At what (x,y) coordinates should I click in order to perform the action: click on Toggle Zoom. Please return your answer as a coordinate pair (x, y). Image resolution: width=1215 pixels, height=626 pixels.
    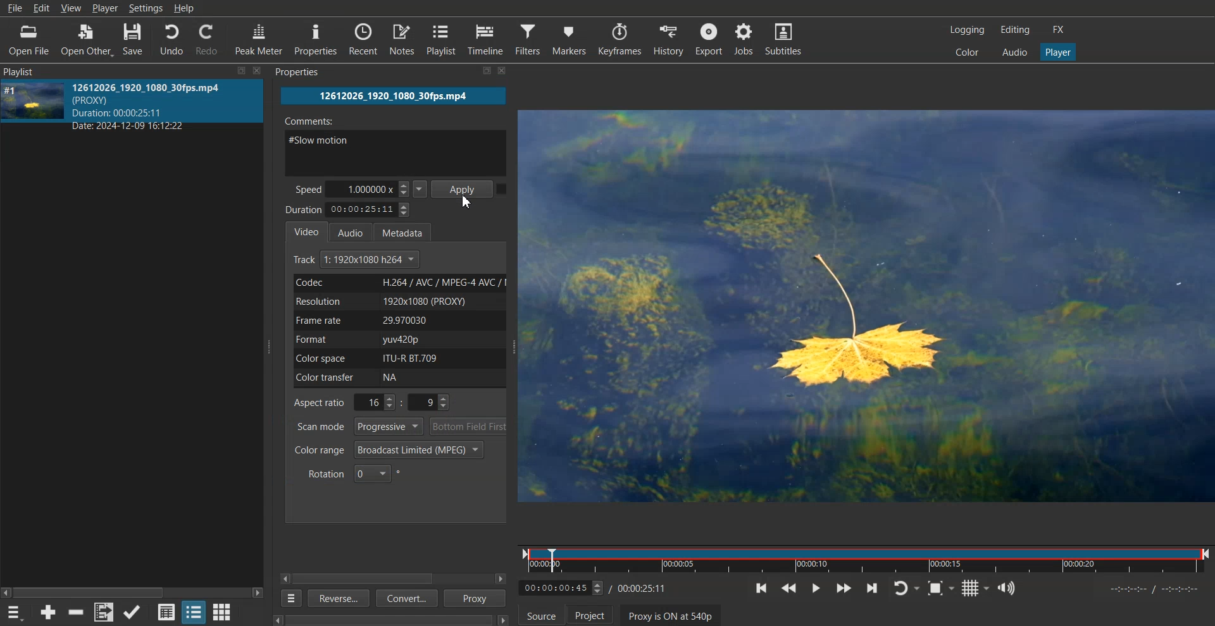
    Looking at the image, I should click on (941, 588).